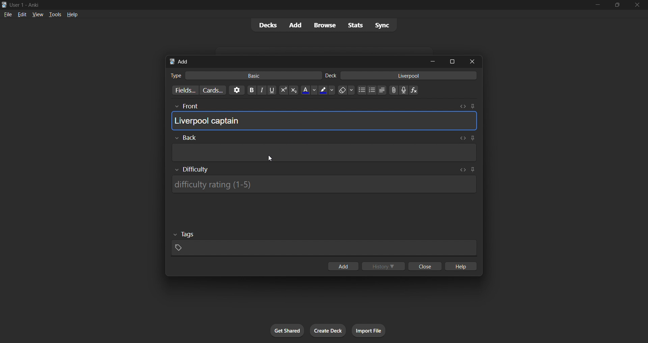 The image size is (648, 343). I want to click on Italics, so click(262, 90).